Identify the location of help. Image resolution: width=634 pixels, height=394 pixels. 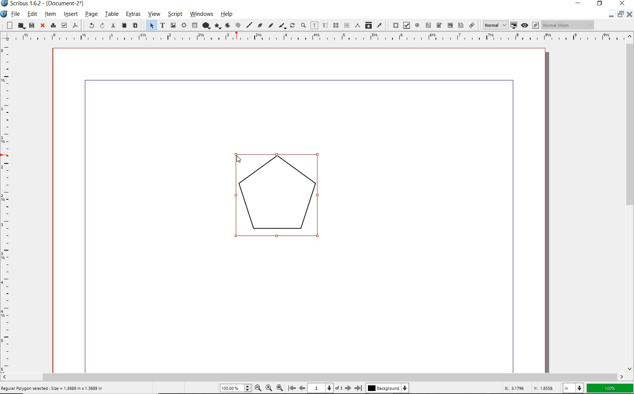
(228, 15).